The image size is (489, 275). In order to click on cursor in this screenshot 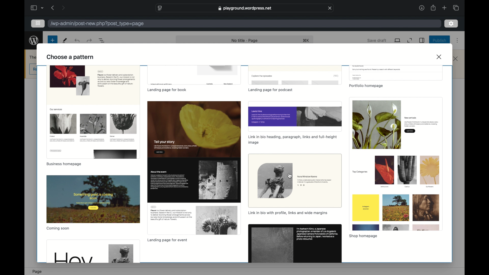, I will do `click(290, 176)`.